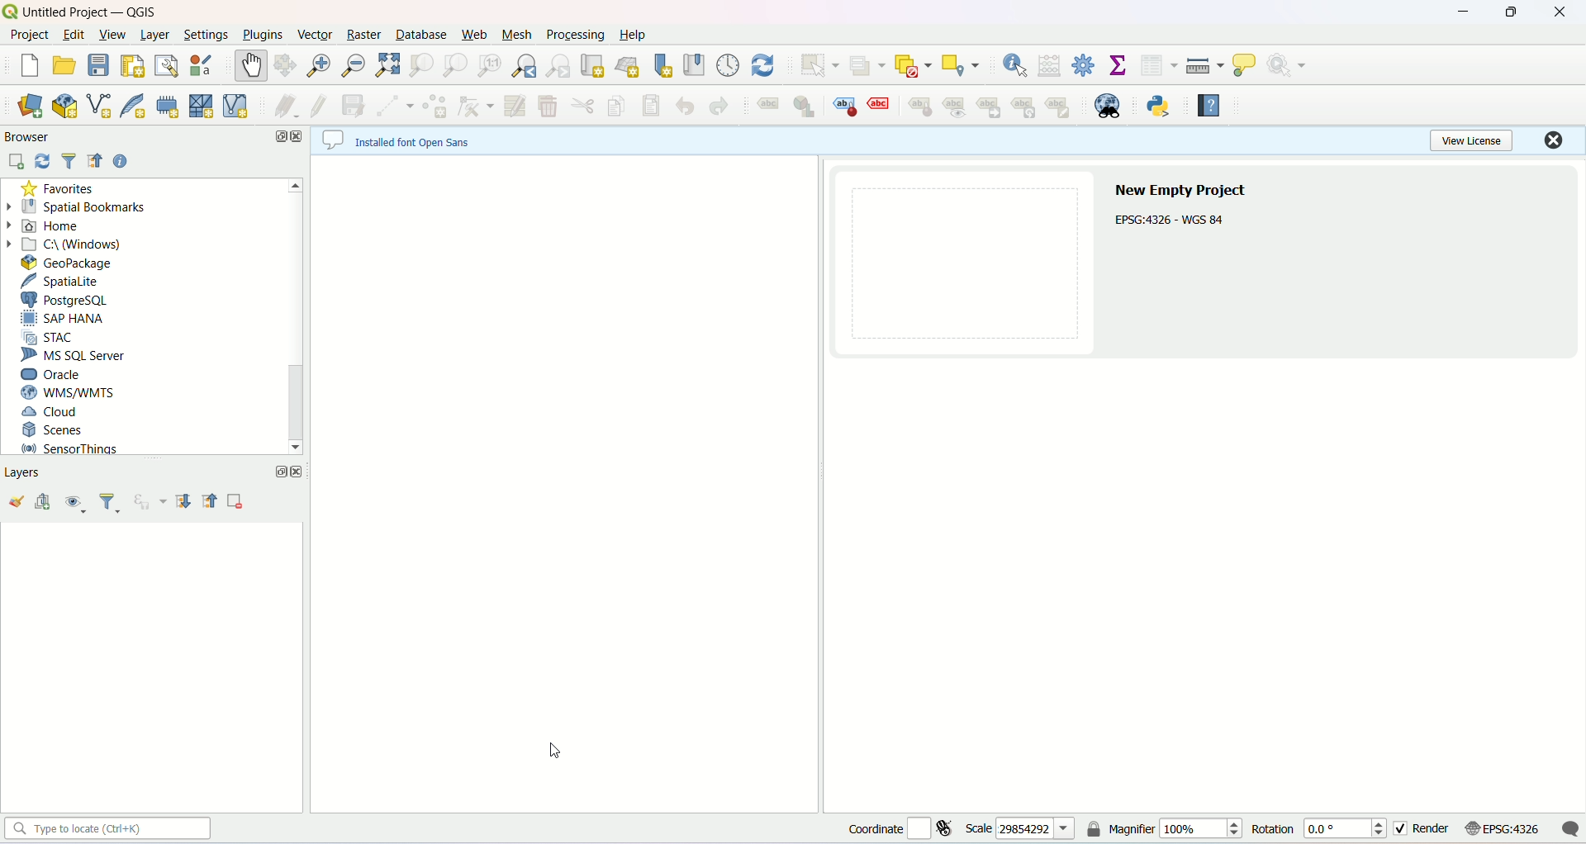 The height and width of the screenshot is (844, 1586). What do you see at coordinates (133, 102) in the screenshot?
I see `new spatialite layer` at bounding box center [133, 102].